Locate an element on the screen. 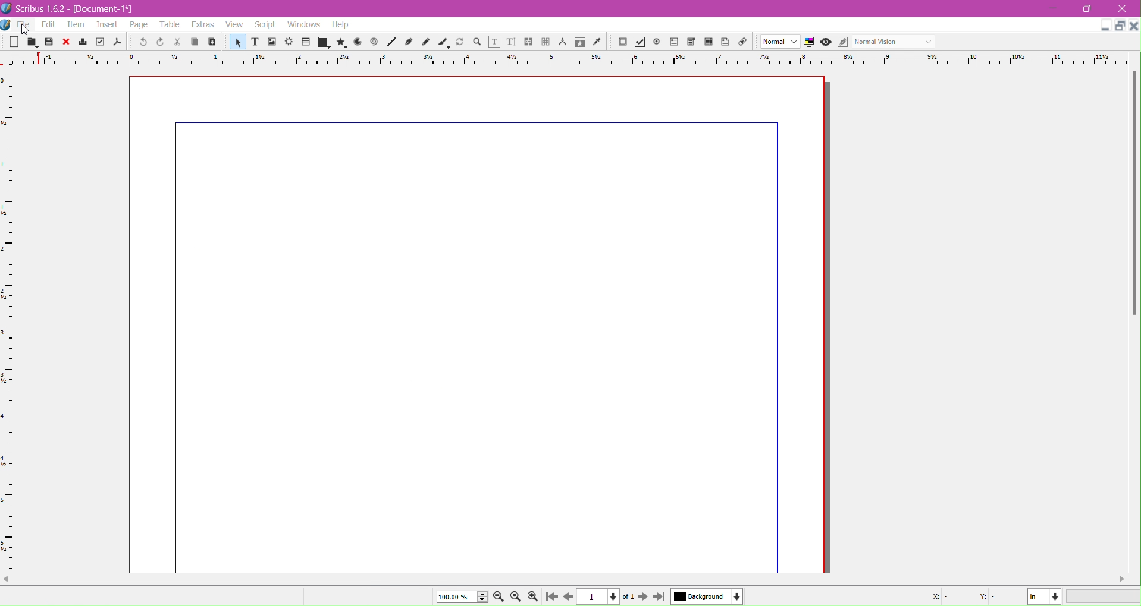 Image resolution: width=1141 pixels, height=606 pixels. preflight highlighter is located at coordinates (100, 42).